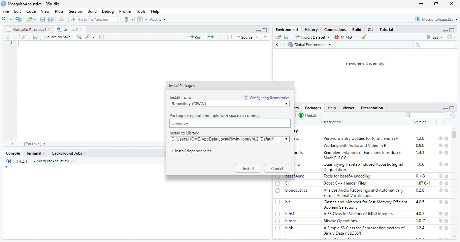 Image resolution: width=460 pixels, height=242 pixels. I want to click on searchbox, so click(435, 45).